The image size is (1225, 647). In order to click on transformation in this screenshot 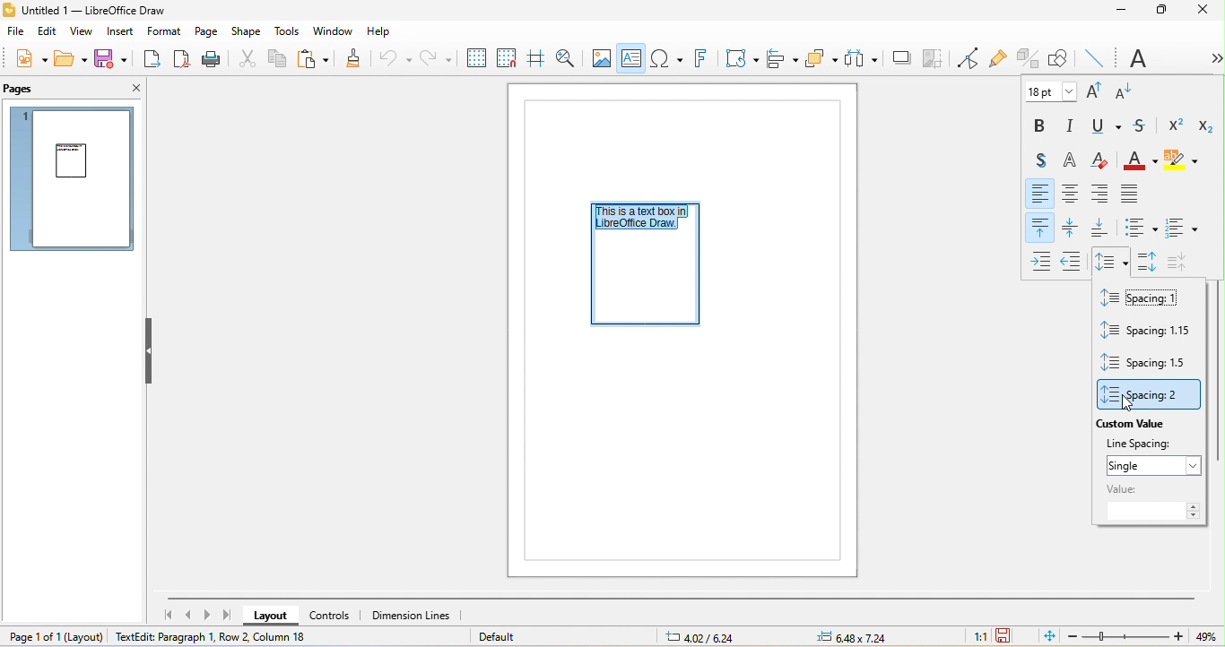, I will do `click(737, 60)`.